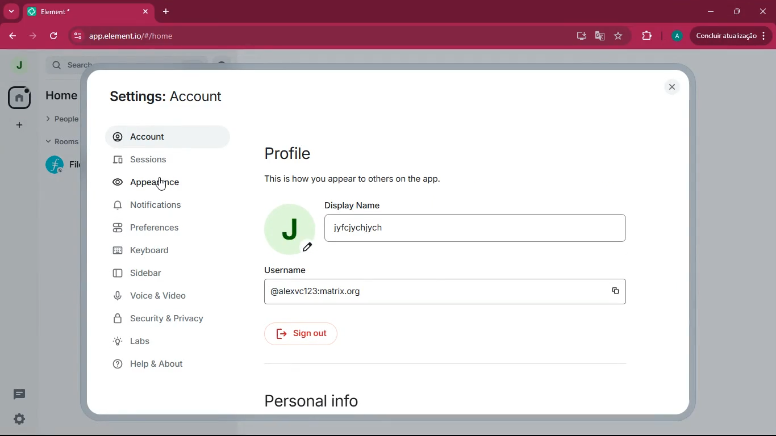  What do you see at coordinates (17, 420) in the screenshot?
I see `settings` at bounding box center [17, 420].